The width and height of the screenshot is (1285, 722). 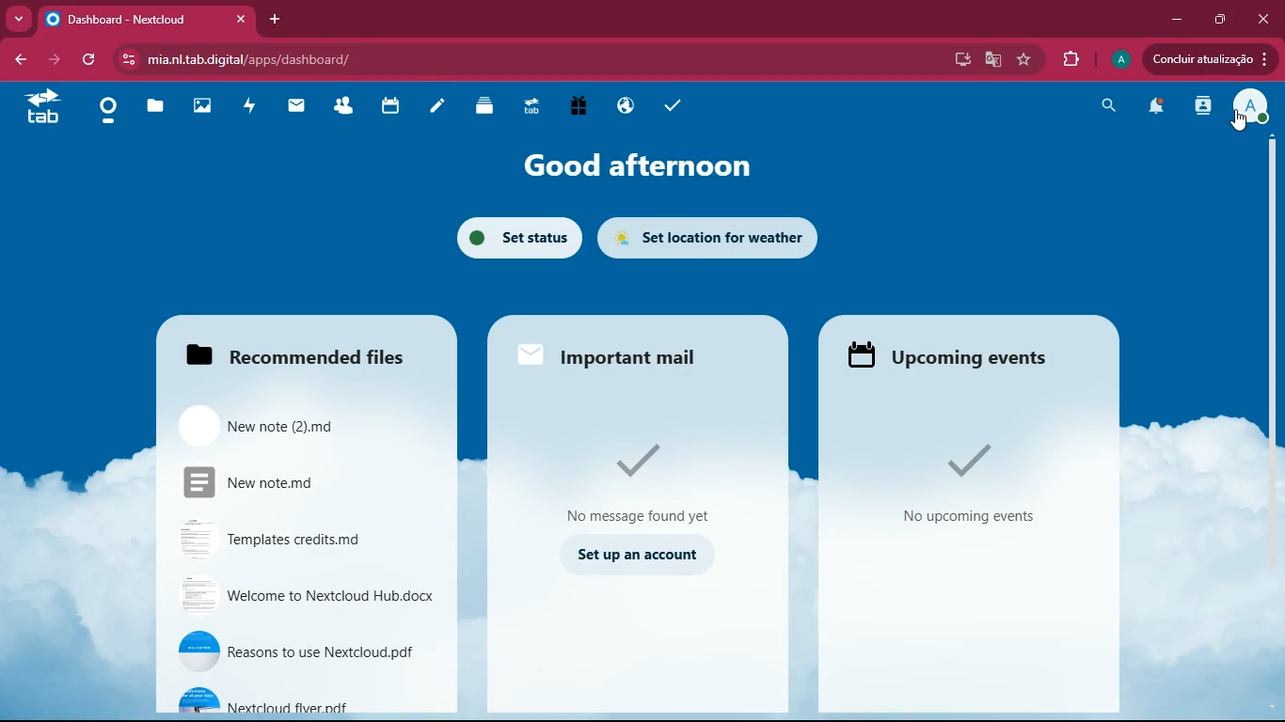 I want to click on notifications, so click(x=1154, y=109).